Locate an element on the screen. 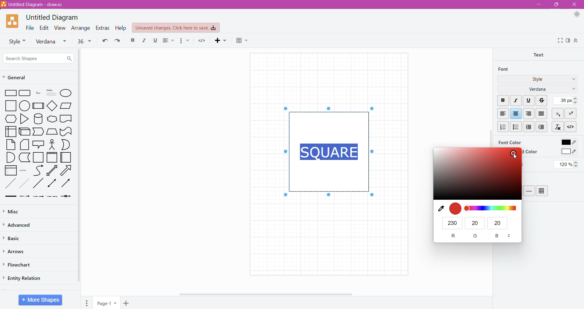 The image size is (584, 309). Parallelogram  is located at coordinates (66, 105).